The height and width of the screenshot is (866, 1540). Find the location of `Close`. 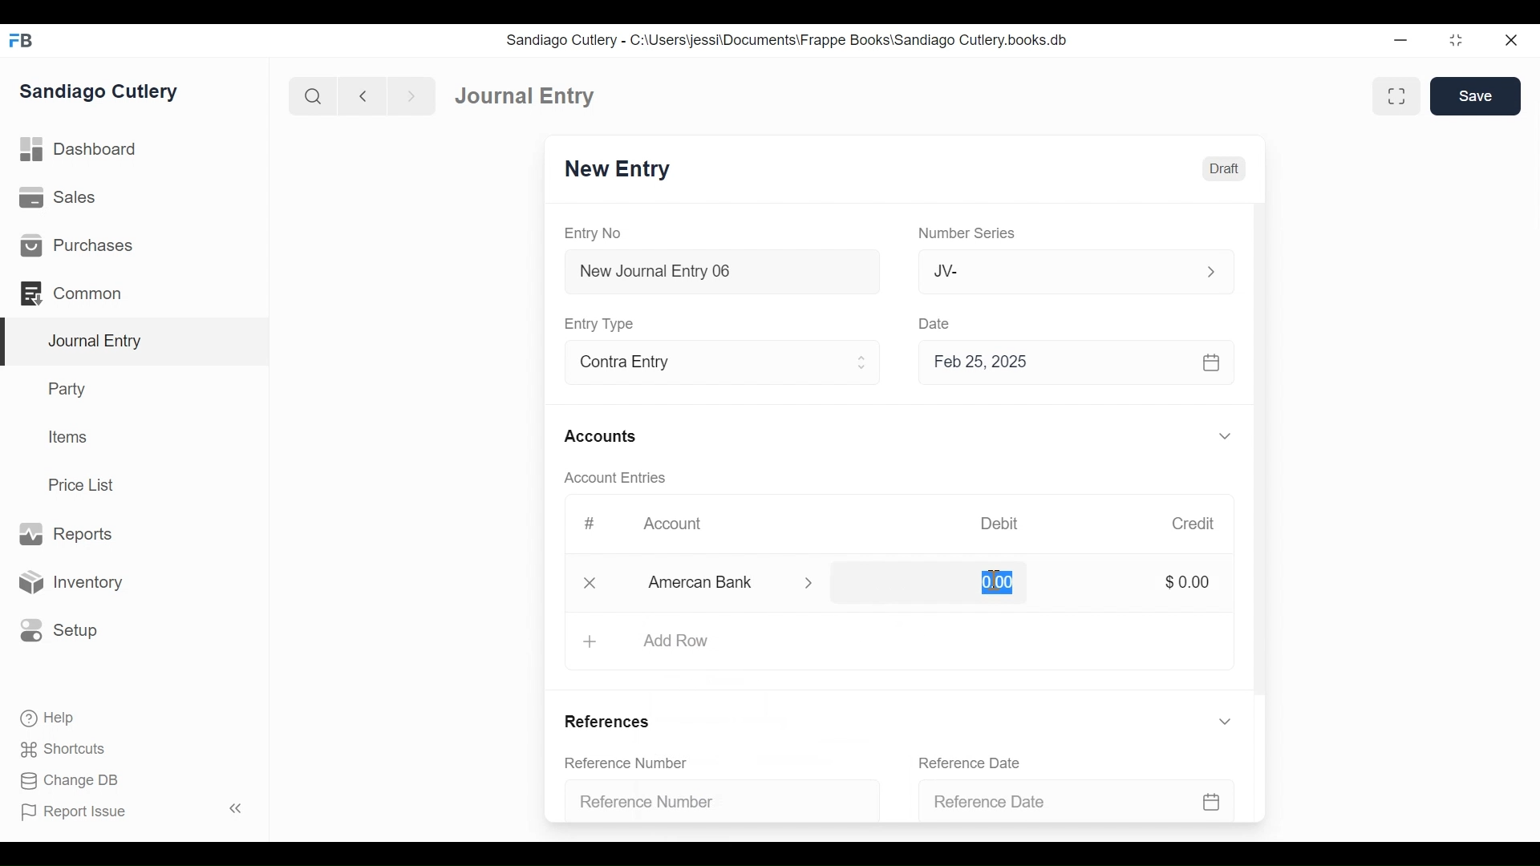

Close is located at coordinates (1514, 39).